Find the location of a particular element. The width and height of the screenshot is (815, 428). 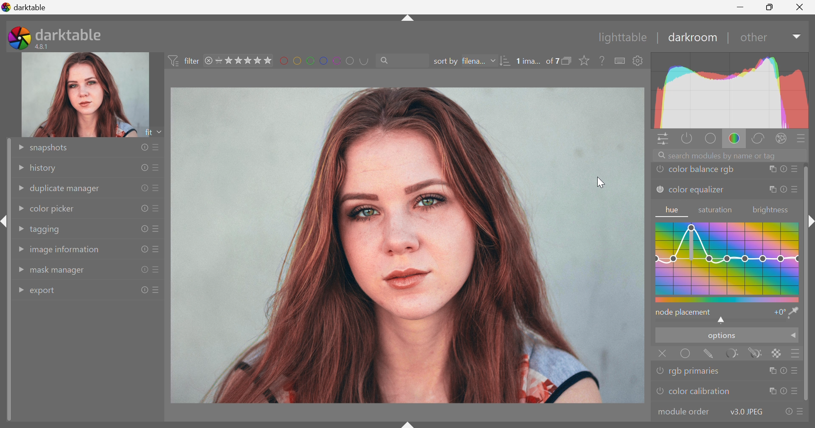

image is located at coordinates (408, 246).